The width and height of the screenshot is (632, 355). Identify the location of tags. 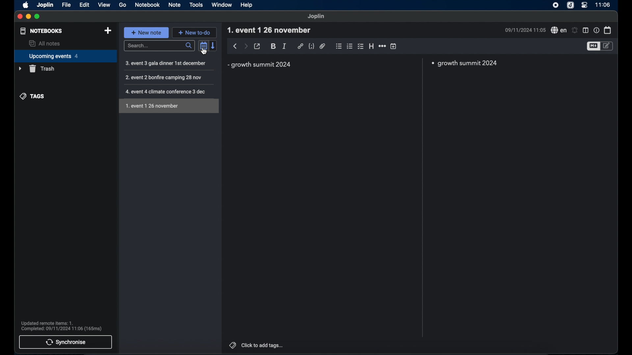
(33, 96).